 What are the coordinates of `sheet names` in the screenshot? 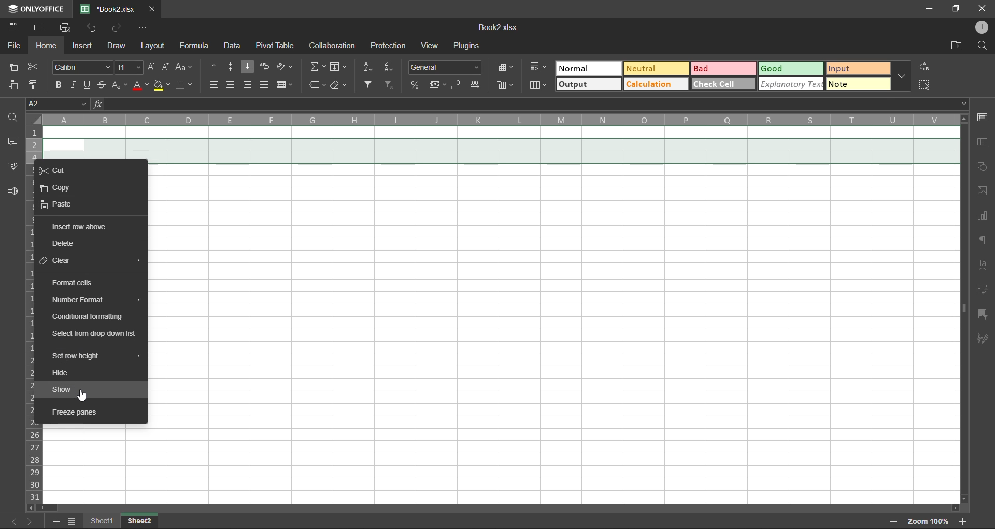 It's located at (104, 521).